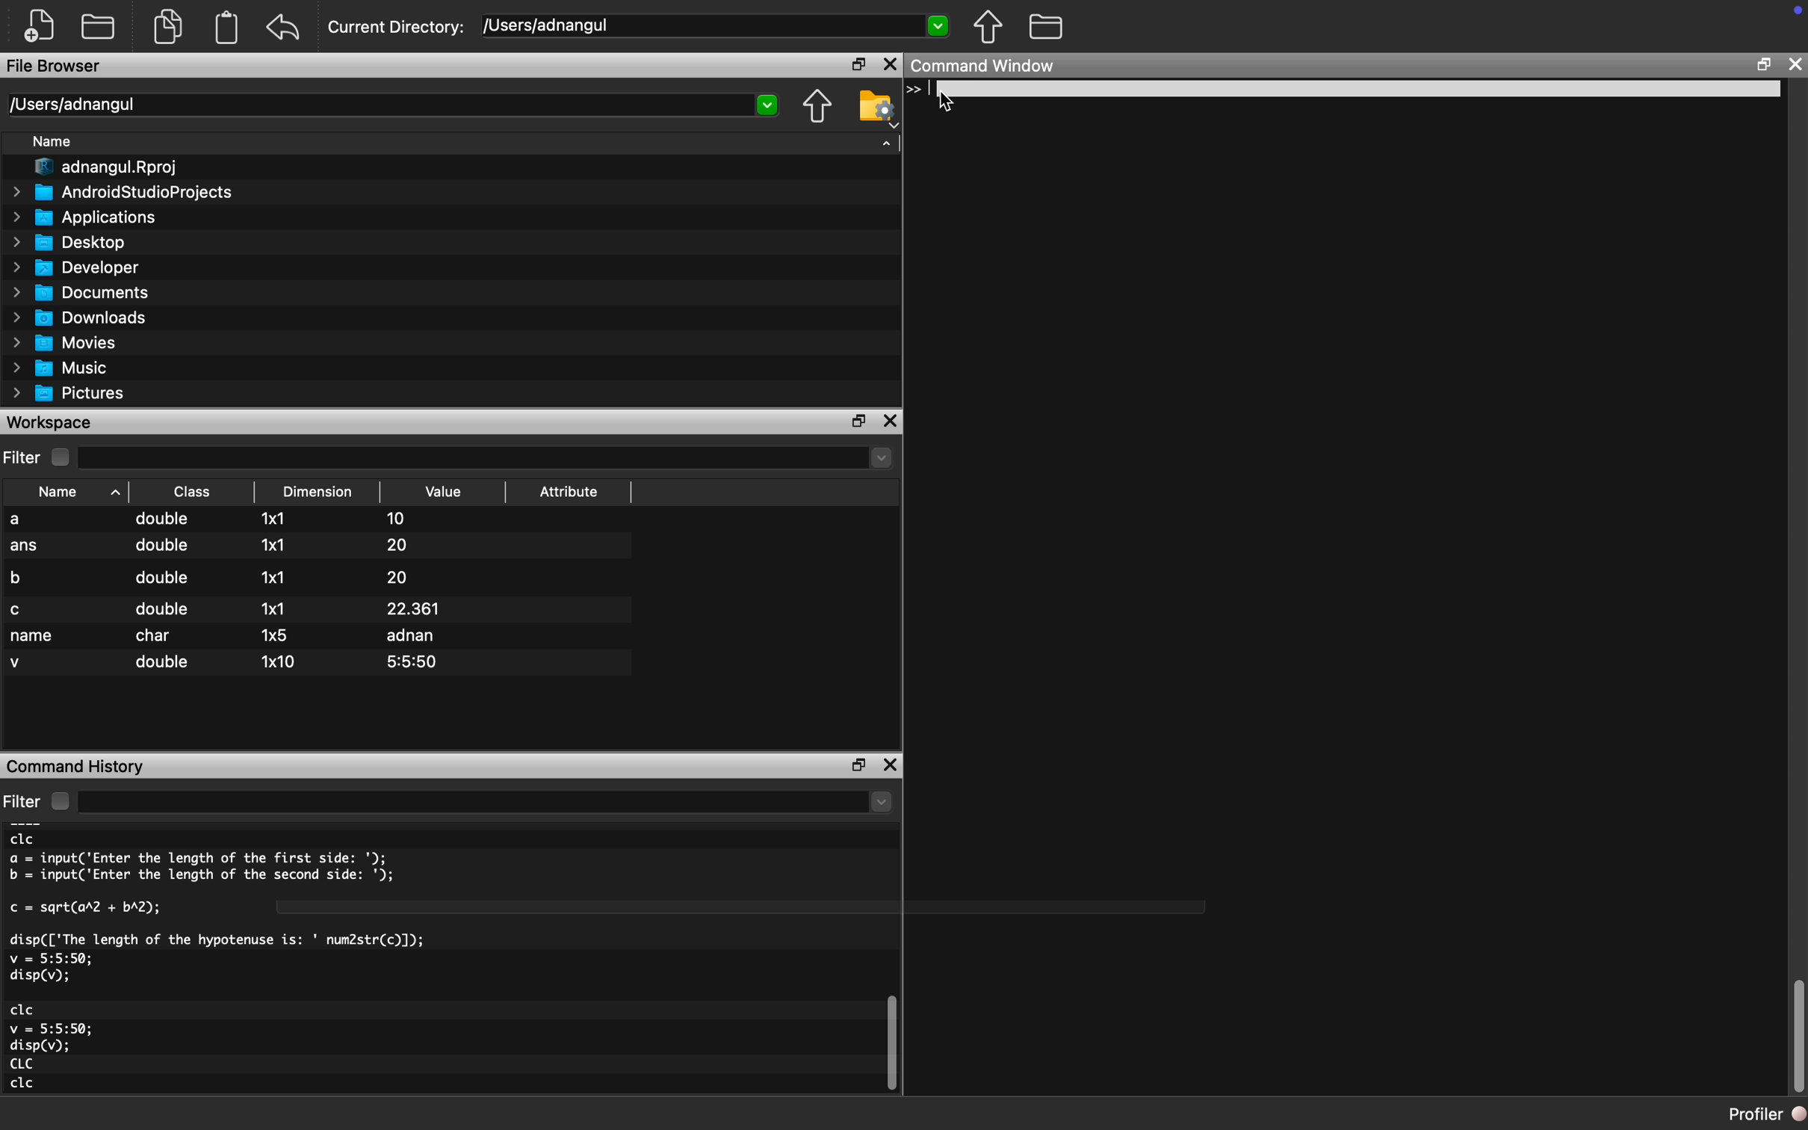 This screenshot has width=1808, height=1130. Describe the element at coordinates (60, 368) in the screenshot. I see `> Music` at that location.